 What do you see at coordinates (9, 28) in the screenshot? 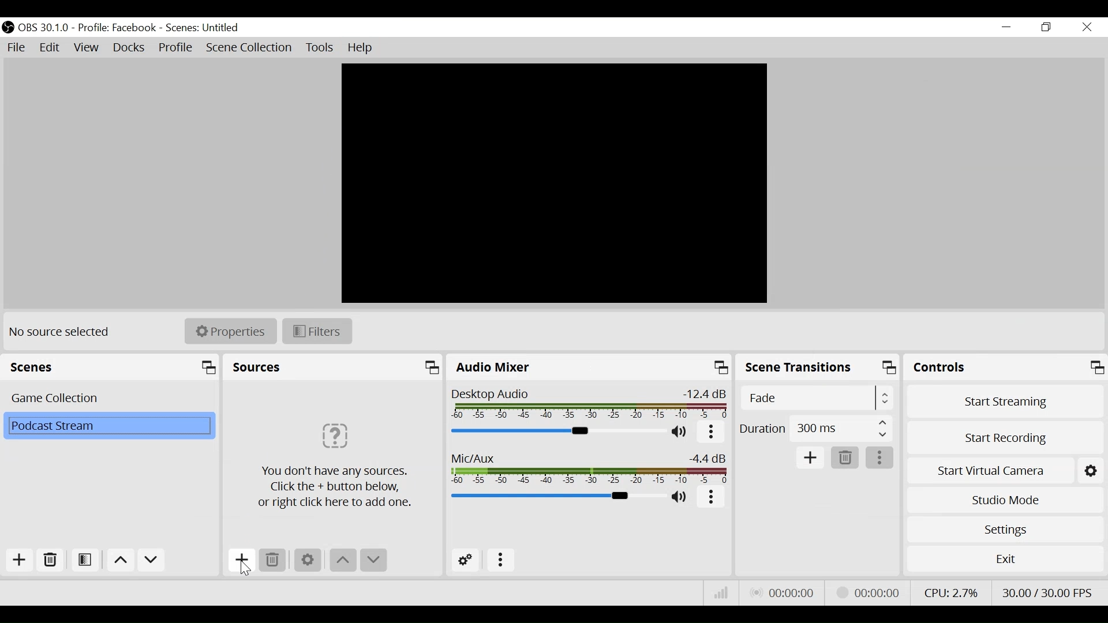
I see `OBS Studio Desktop Icon` at bounding box center [9, 28].